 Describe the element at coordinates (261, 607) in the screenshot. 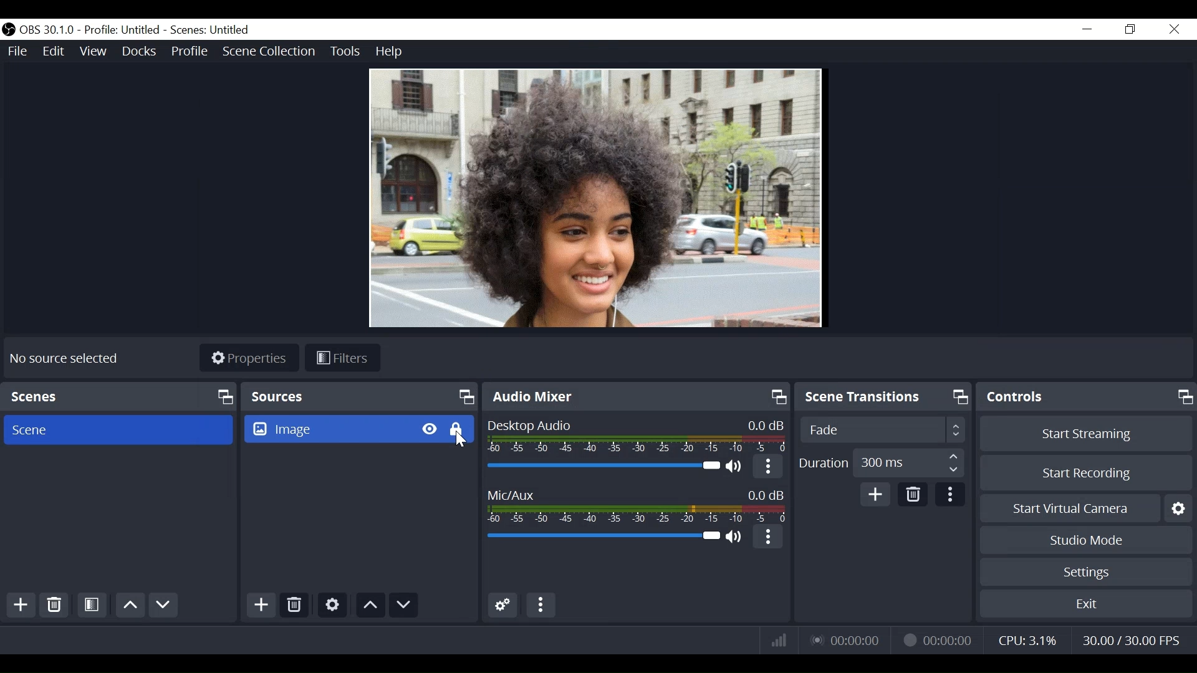

I see `Add ` at that location.